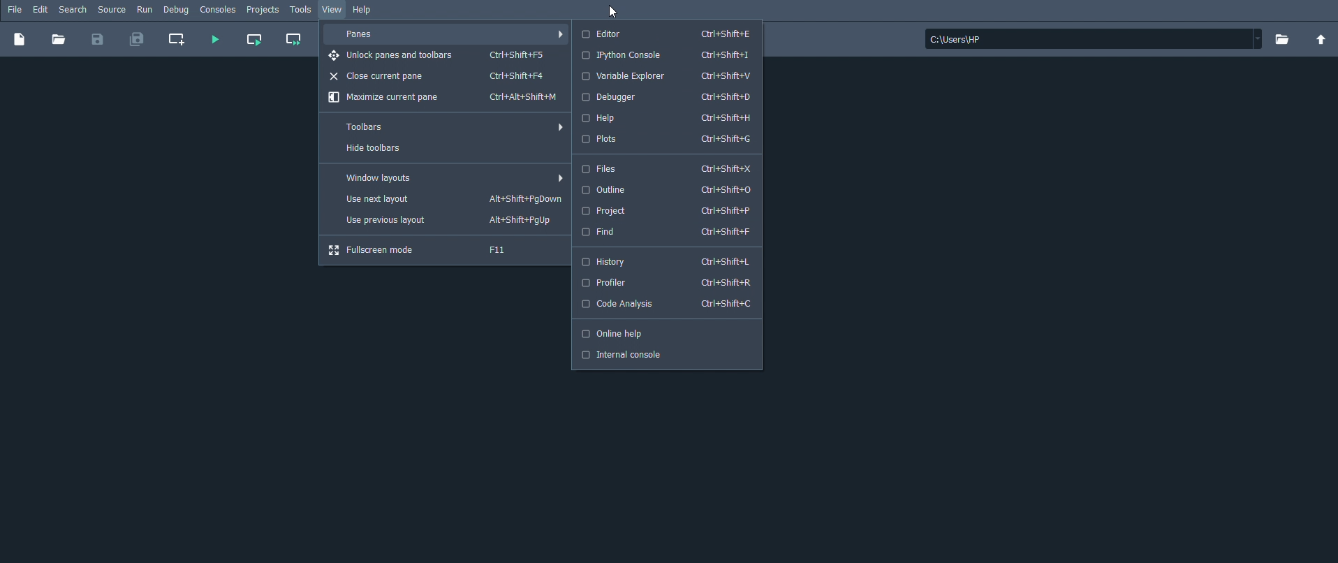 This screenshot has height=563, width=1338. Describe the element at coordinates (446, 127) in the screenshot. I see `Toolbars` at that location.